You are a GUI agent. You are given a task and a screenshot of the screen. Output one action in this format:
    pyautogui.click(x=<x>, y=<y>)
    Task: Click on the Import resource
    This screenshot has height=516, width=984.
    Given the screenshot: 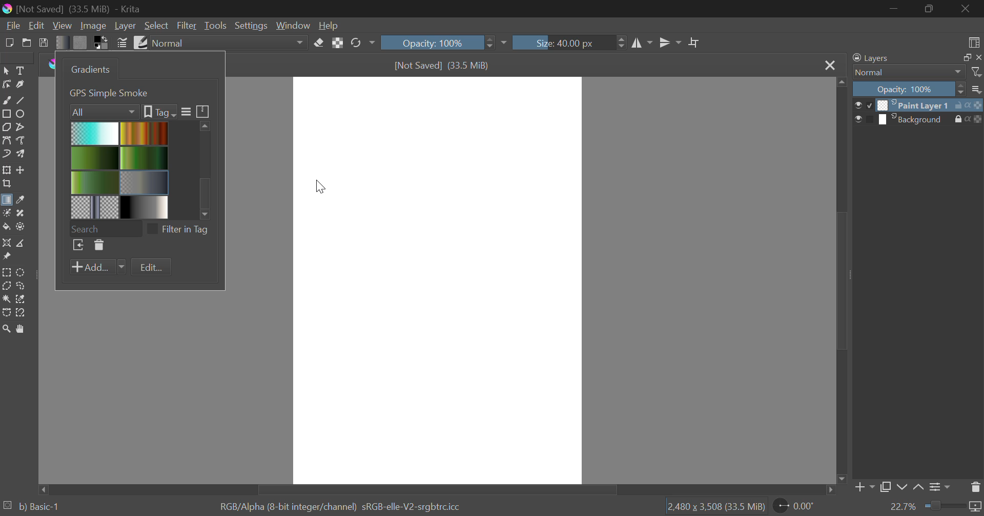 What is the action you would take?
    pyautogui.click(x=78, y=246)
    